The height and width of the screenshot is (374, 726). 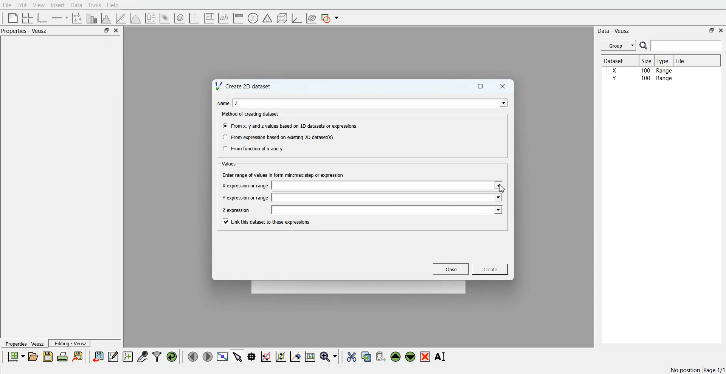 I want to click on Rename the selected widget, so click(x=441, y=357).